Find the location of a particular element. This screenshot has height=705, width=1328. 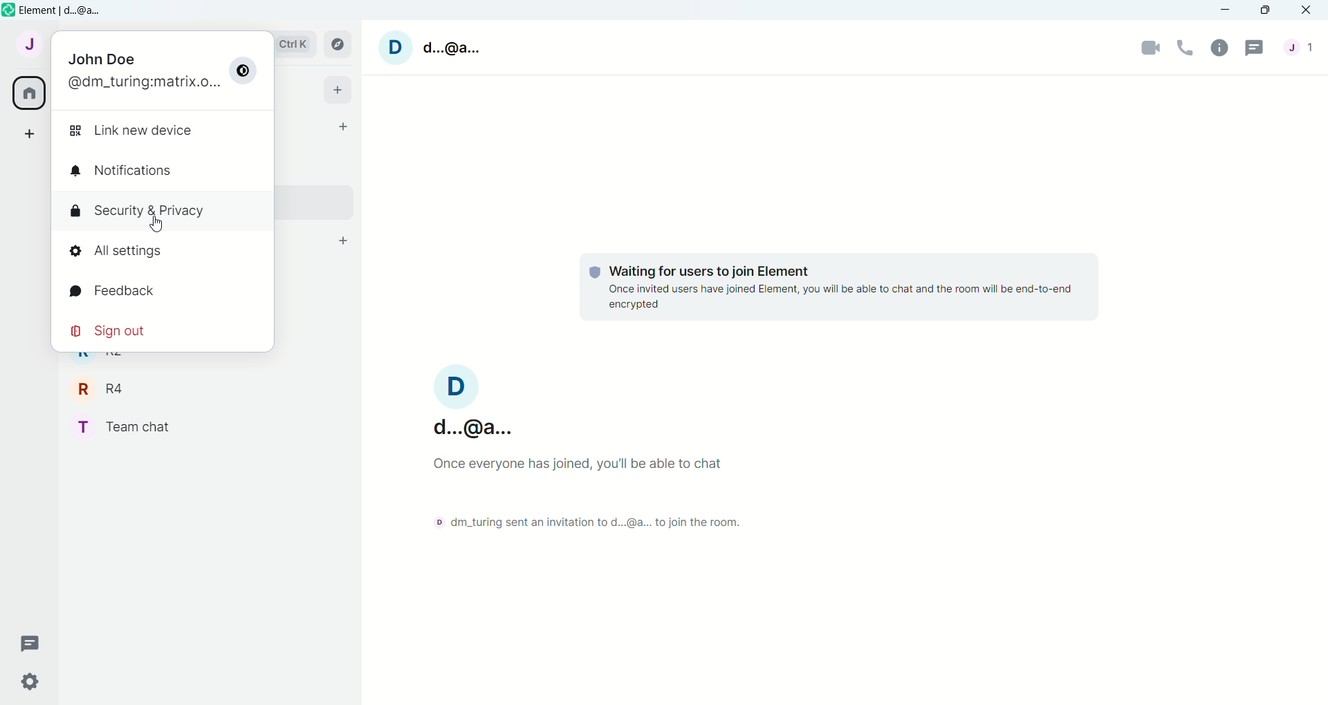

dm_turing sent an invitation to d...@a... to join the room. is located at coordinates (593, 522).